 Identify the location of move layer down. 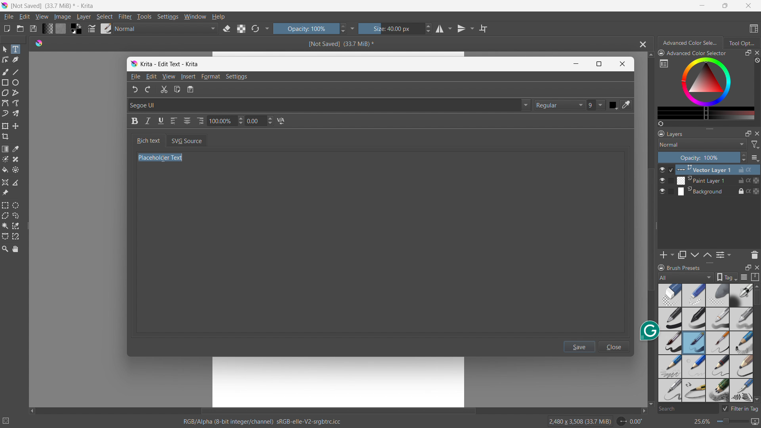
(707, 254).